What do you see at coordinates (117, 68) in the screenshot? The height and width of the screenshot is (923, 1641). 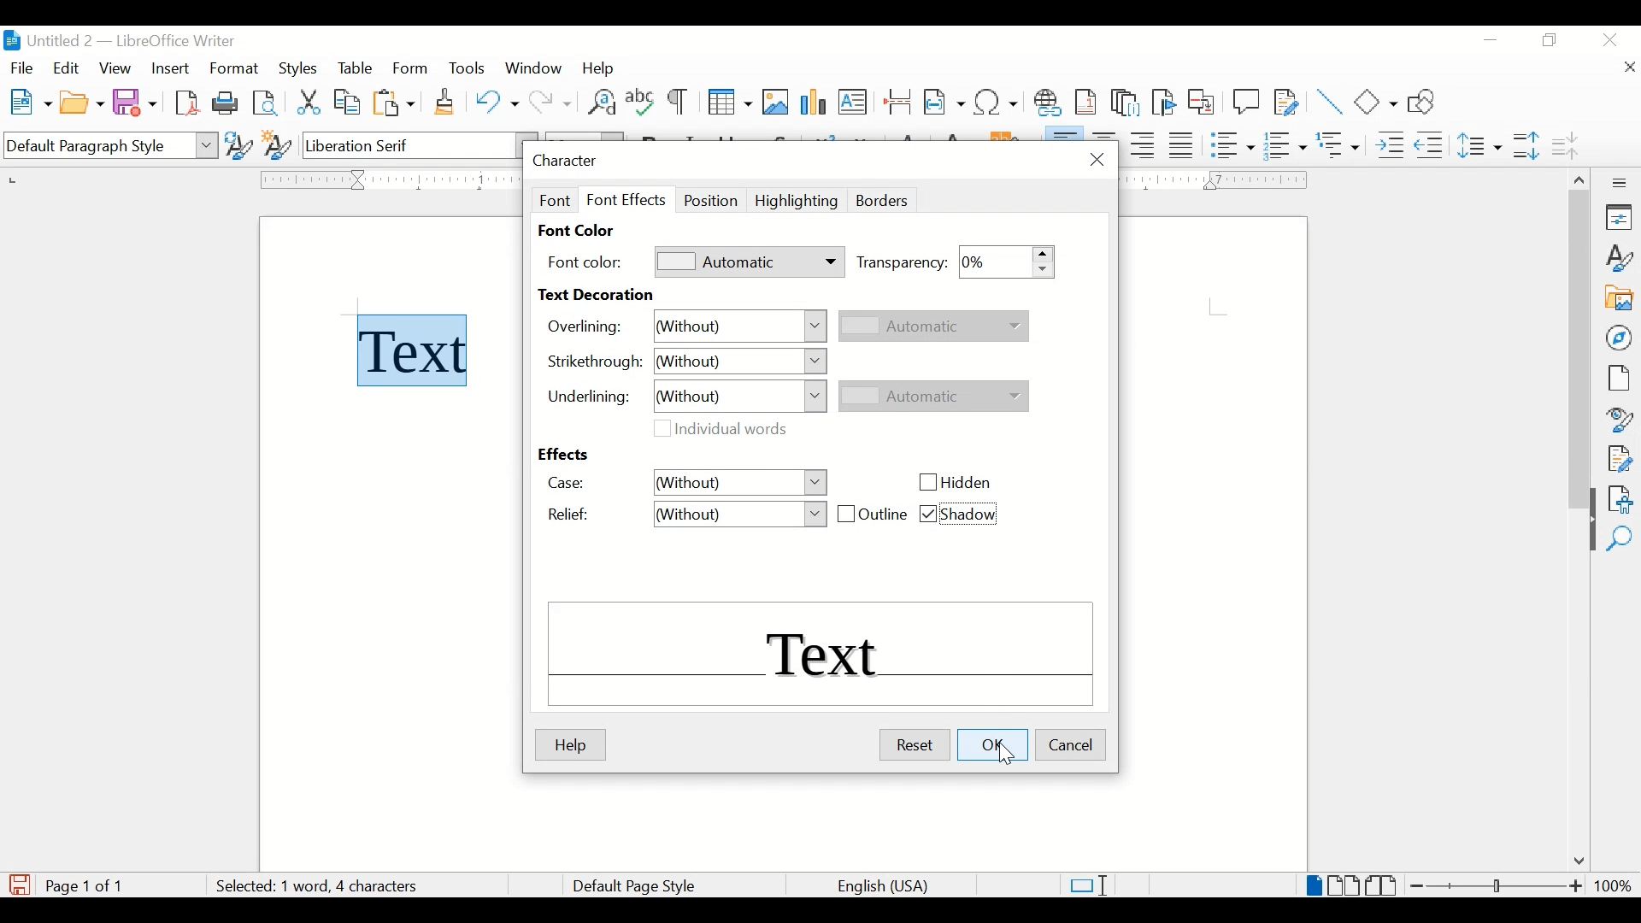 I see `view` at bounding box center [117, 68].